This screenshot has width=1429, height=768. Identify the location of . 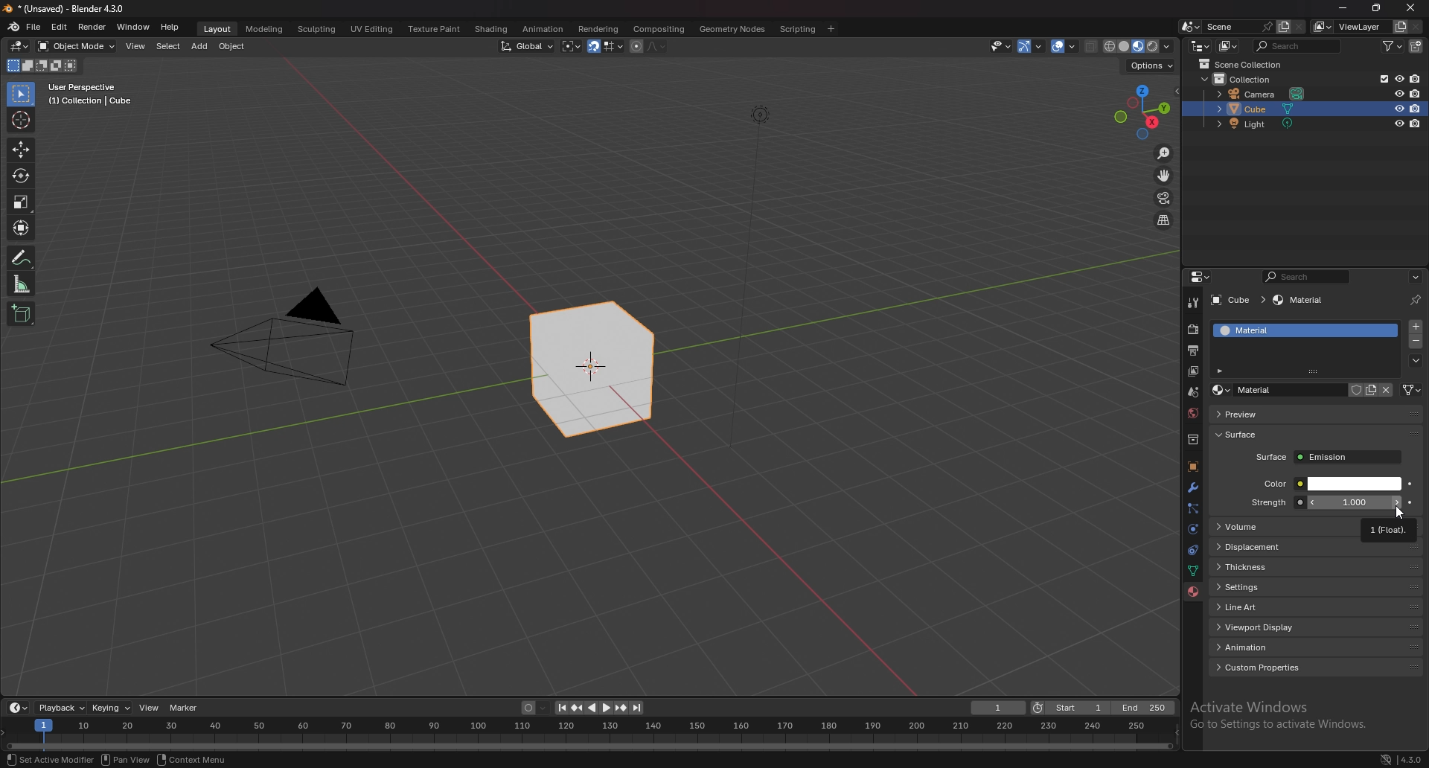
(758, 287).